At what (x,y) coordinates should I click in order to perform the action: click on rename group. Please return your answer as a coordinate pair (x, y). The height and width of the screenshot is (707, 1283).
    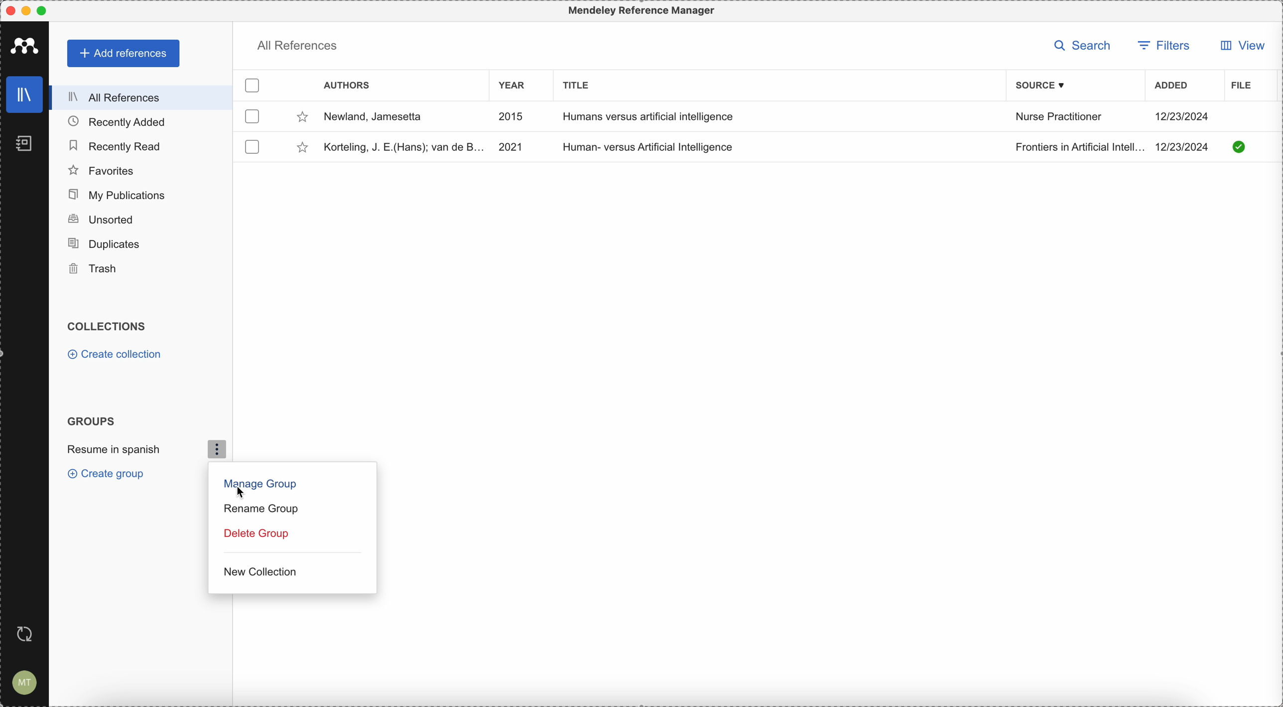
    Looking at the image, I should click on (260, 509).